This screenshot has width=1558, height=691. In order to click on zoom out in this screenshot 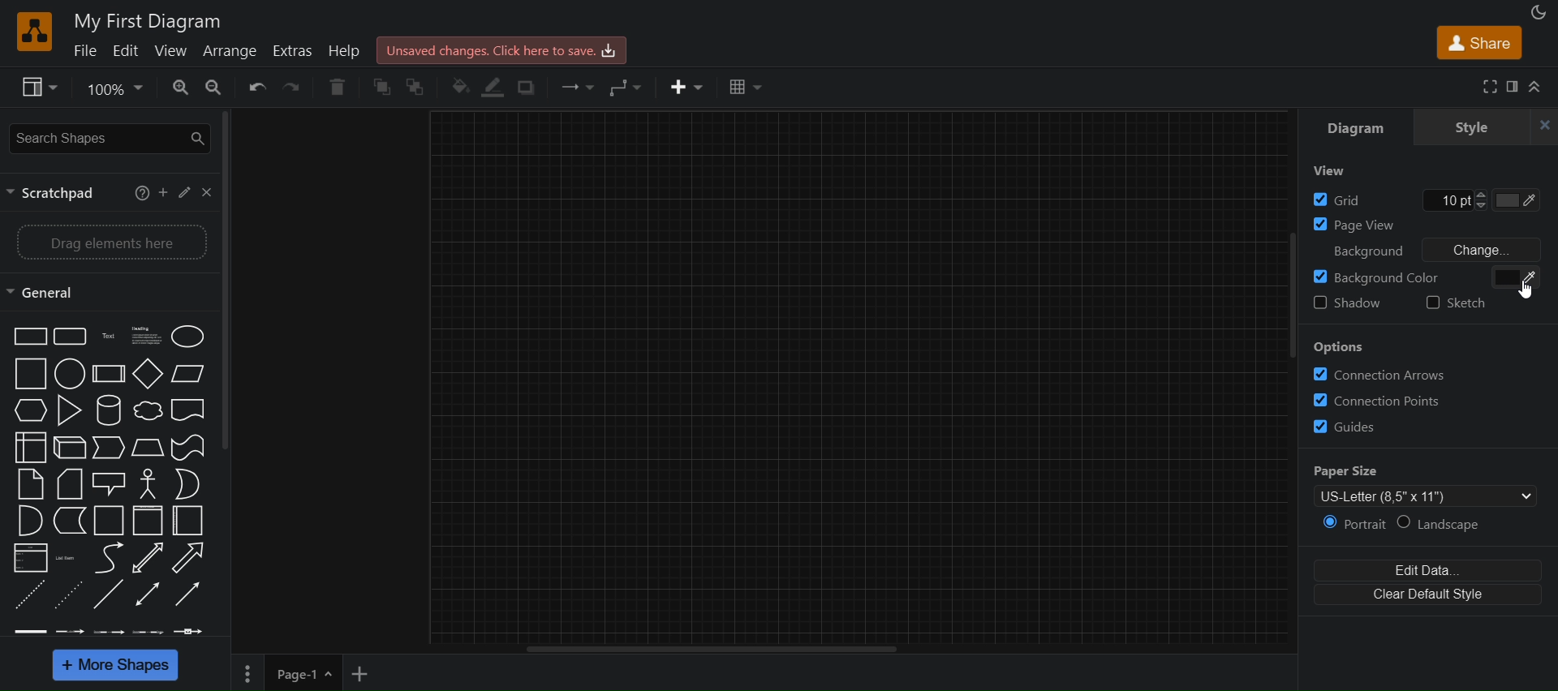, I will do `click(213, 89)`.